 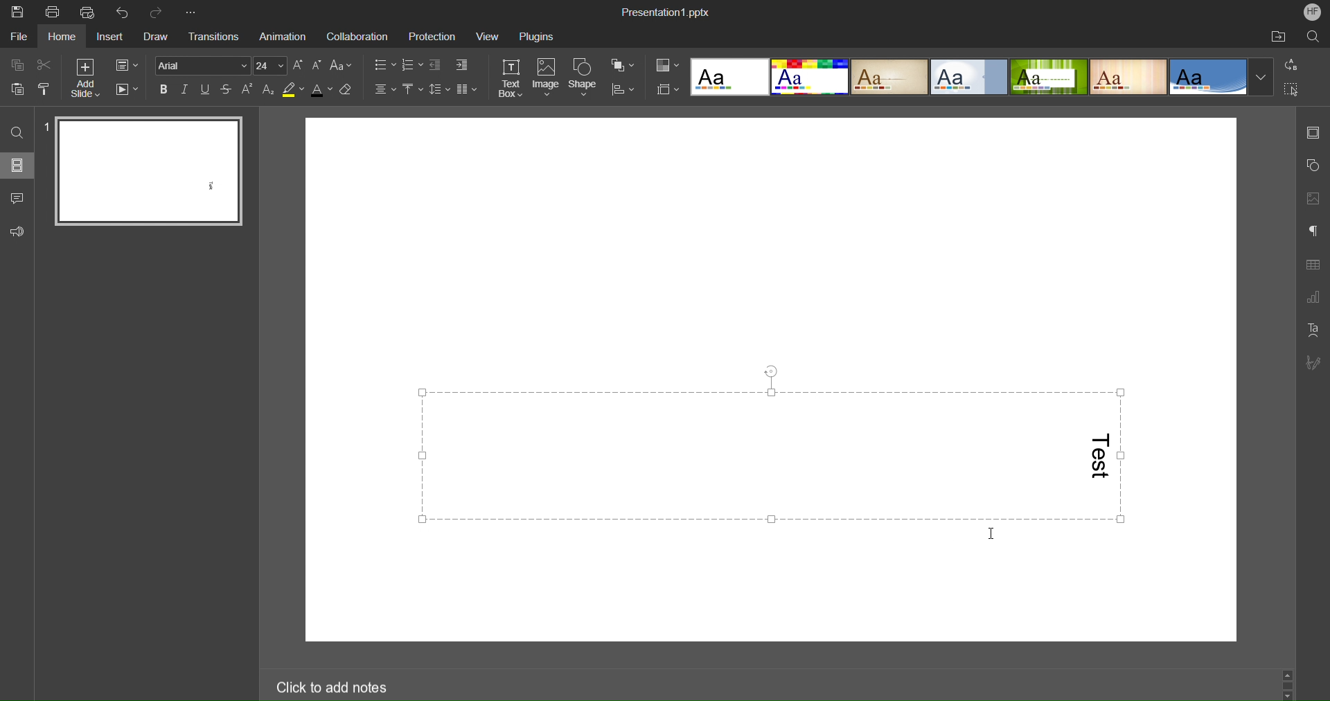 I want to click on Draw, so click(x=161, y=36).